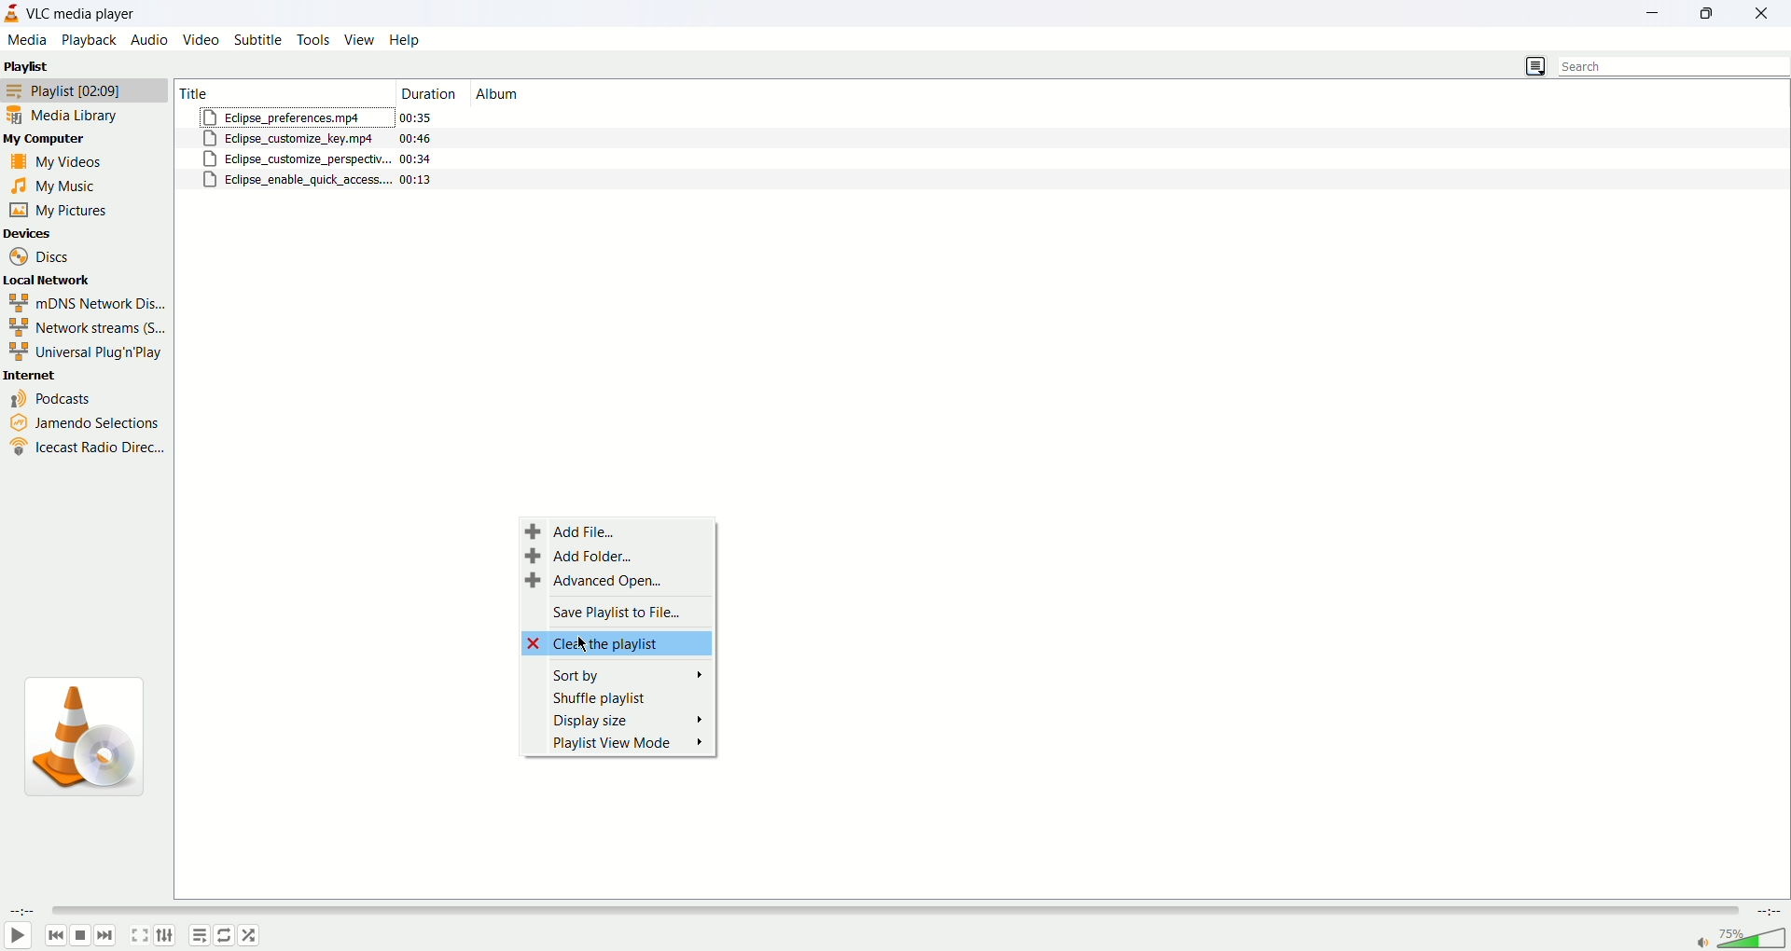 The image size is (1791, 951). I want to click on icecast radio, so click(86, 449).